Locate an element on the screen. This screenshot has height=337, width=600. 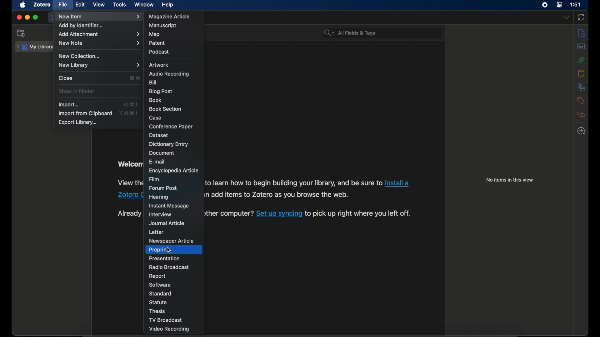
import is located at coordinates (69, 105).